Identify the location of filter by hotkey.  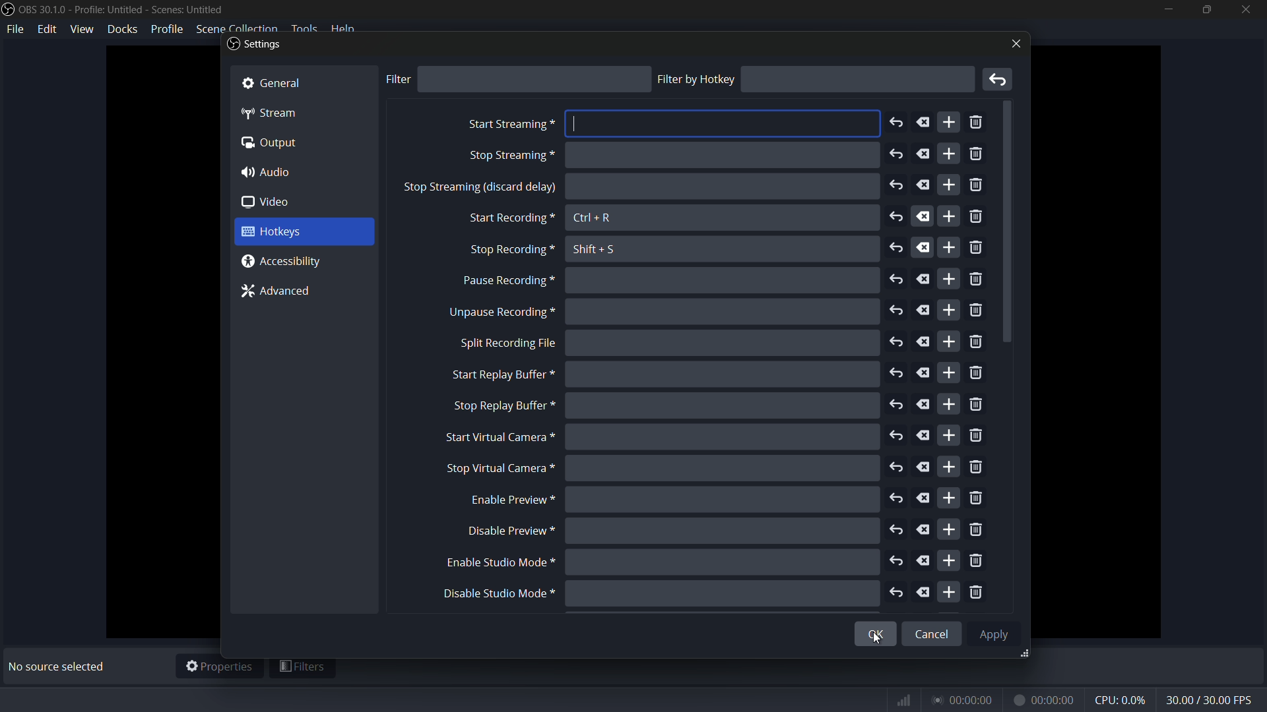
(696, 79).